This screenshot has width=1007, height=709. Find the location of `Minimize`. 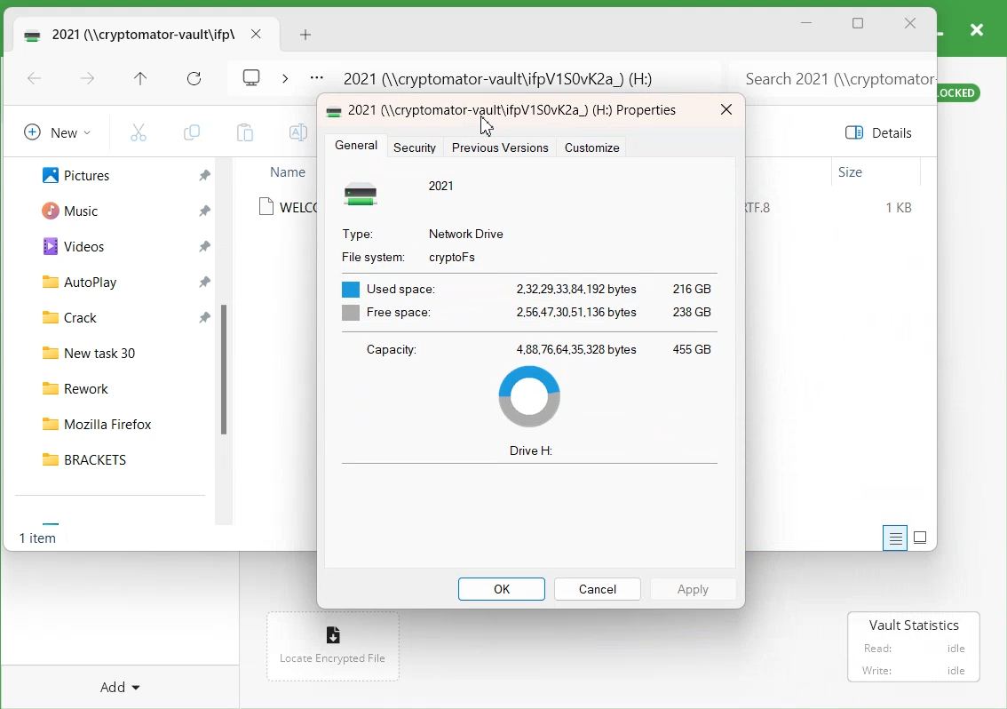

Minimize is located at coordinates (807, 23).